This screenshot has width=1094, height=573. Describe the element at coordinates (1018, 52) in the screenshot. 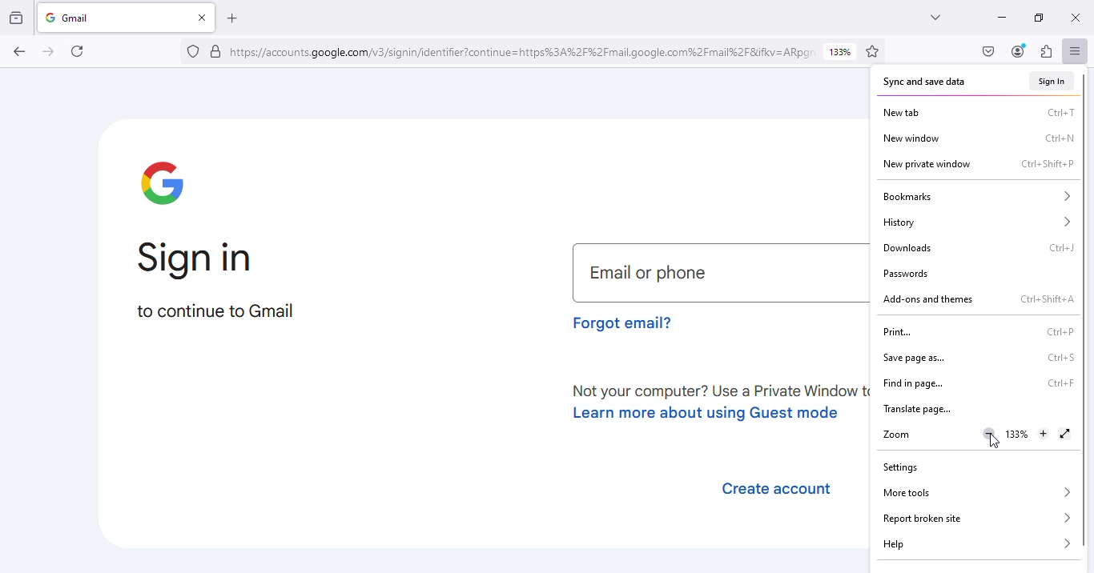

I see `account` at that location.